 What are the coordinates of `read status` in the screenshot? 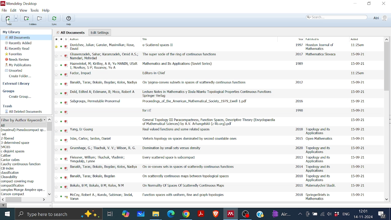 It's located at (62, 159).